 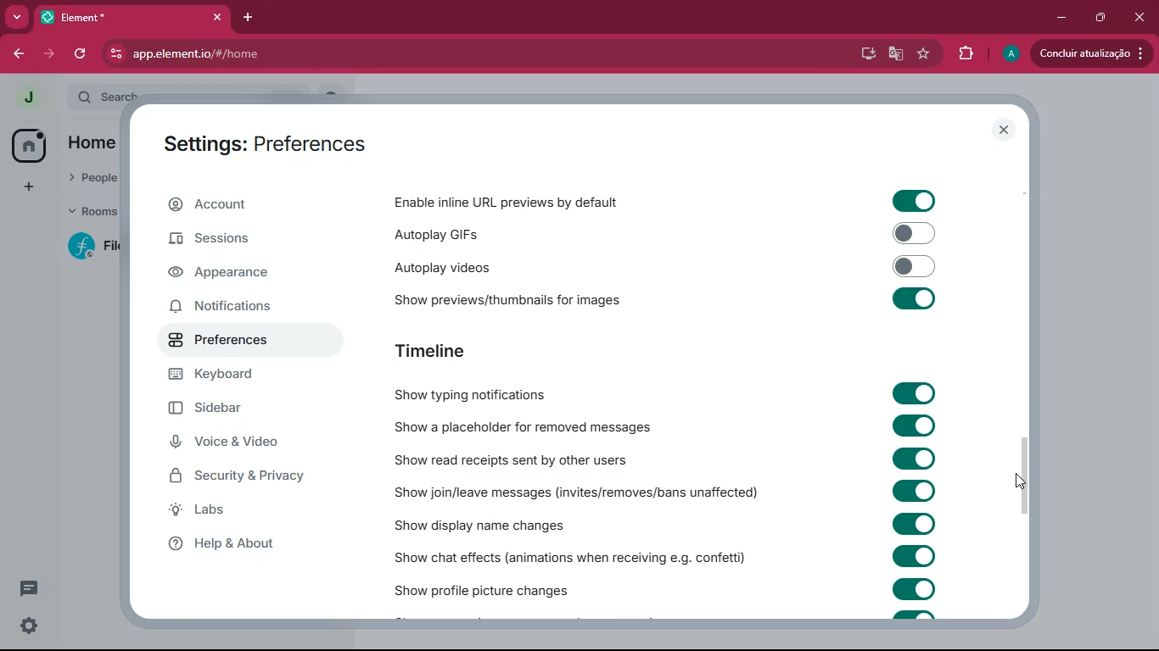 I want to click on toggle on/off, so click(x=915, y=266).